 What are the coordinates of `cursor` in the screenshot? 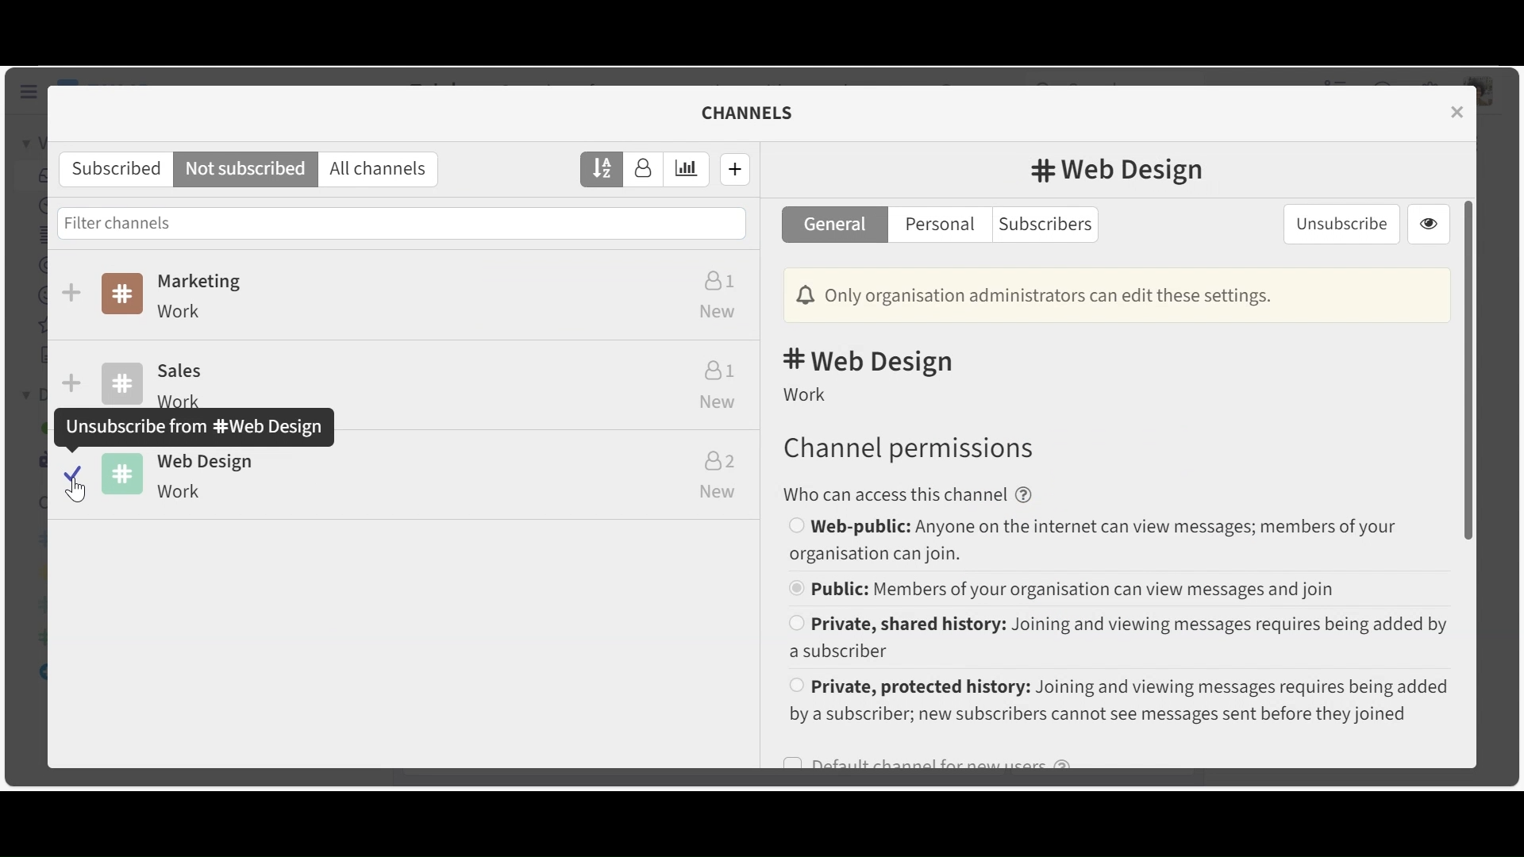 It's located at (75, 497).